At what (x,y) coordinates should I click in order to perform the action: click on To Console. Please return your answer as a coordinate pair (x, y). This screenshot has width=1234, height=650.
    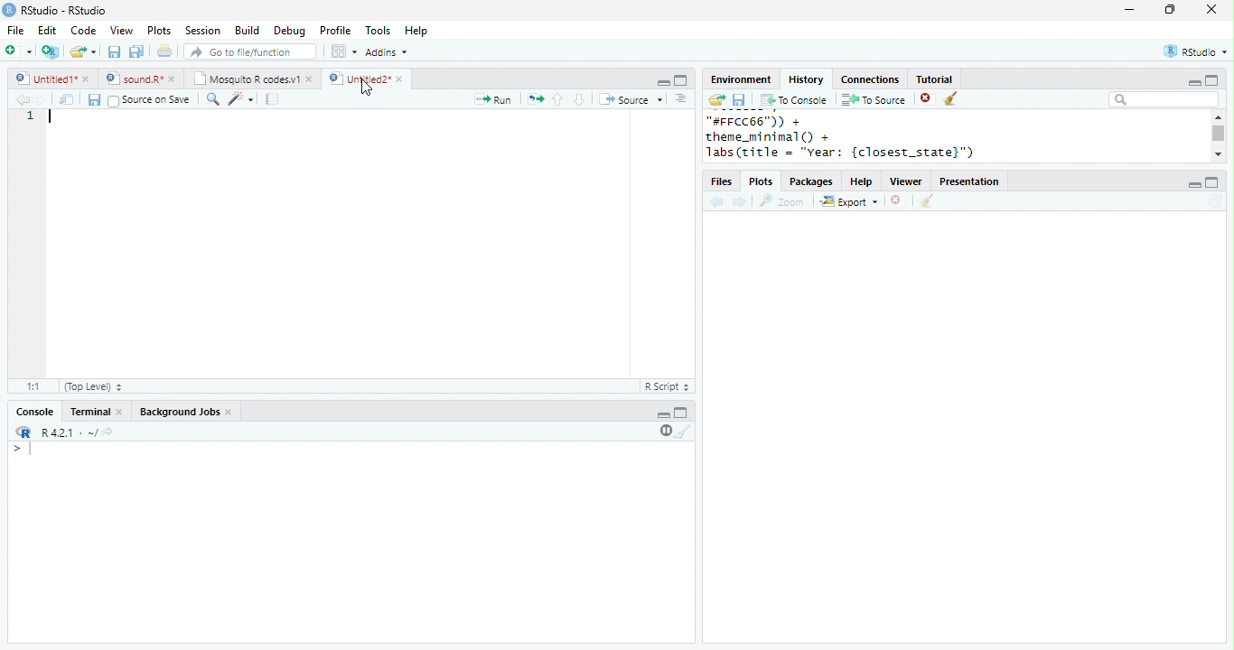
    Looking at the image, I should click on (795, 100).